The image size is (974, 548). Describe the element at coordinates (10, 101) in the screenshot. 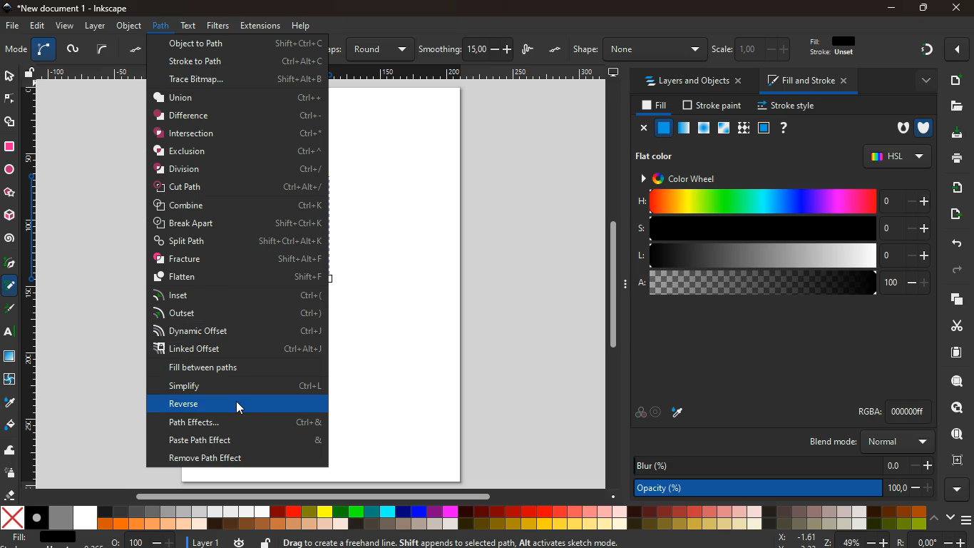

I see `edge` at that location.